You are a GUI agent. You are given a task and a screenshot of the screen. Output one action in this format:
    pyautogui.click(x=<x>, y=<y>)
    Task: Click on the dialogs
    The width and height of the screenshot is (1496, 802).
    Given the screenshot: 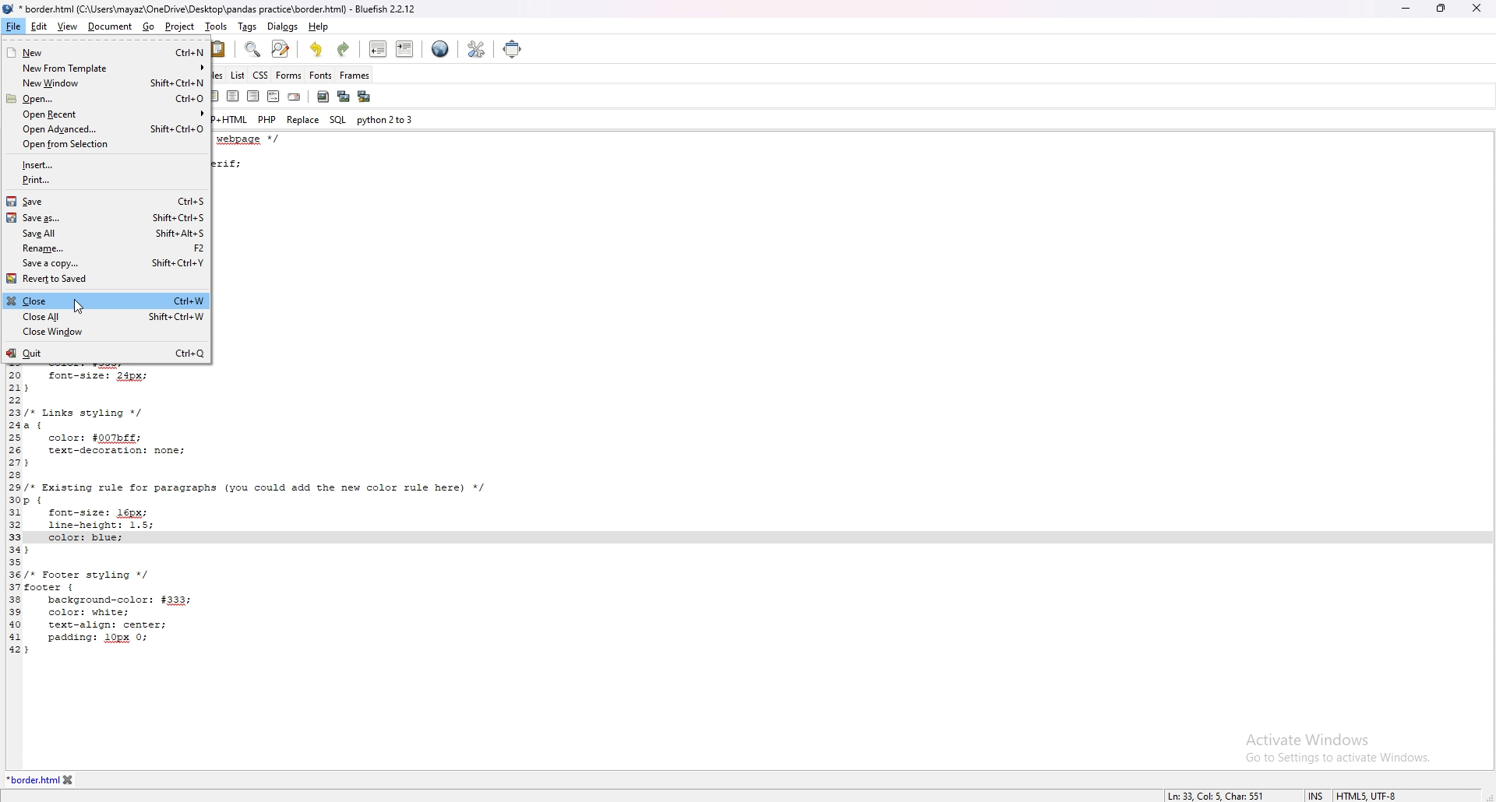 What is the action you would take?
    pyautogui.click(x=284, y=26)
    